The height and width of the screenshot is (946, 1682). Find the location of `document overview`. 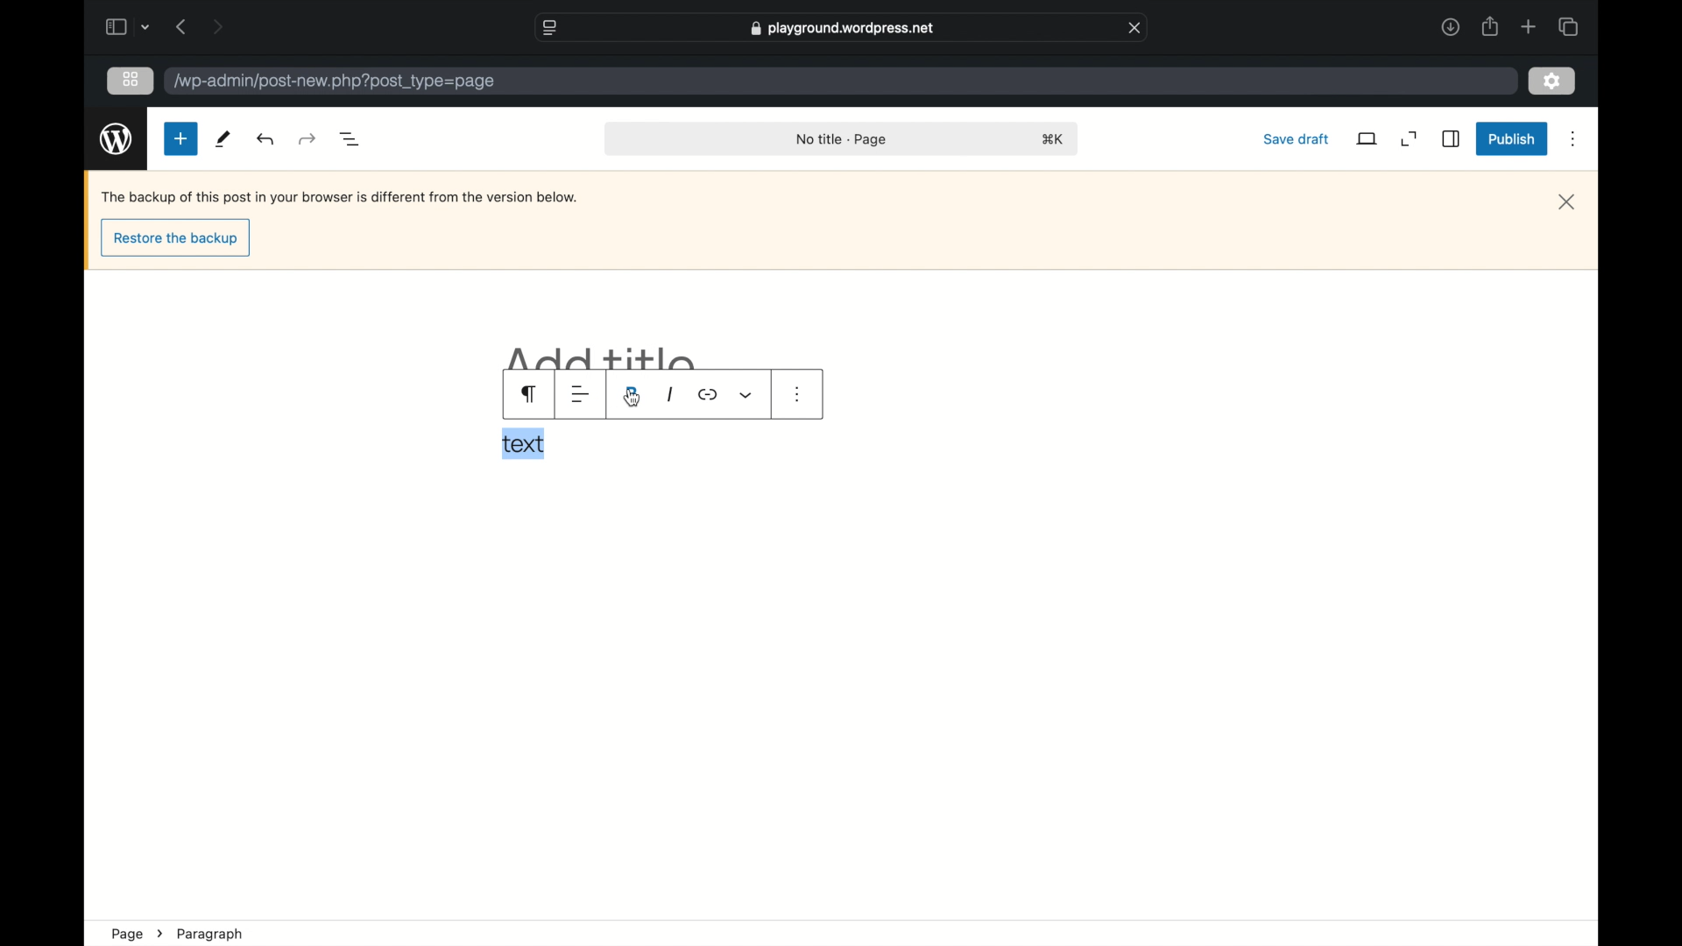

document overview is located at coordinates (349, 138).